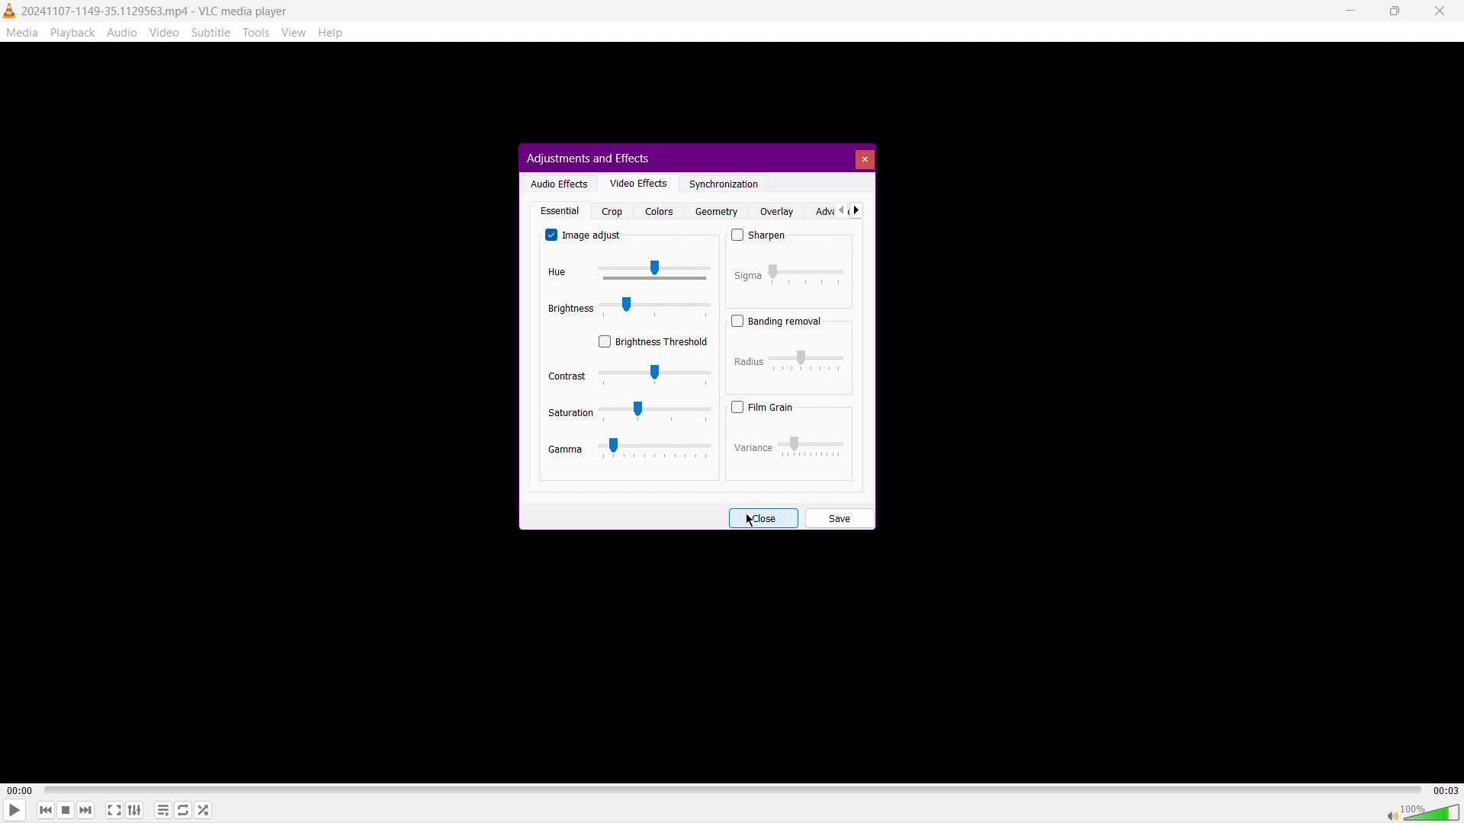  Describe the element at coordinates (212, 32) in the screenshot. I see `Subtitle` at that location.